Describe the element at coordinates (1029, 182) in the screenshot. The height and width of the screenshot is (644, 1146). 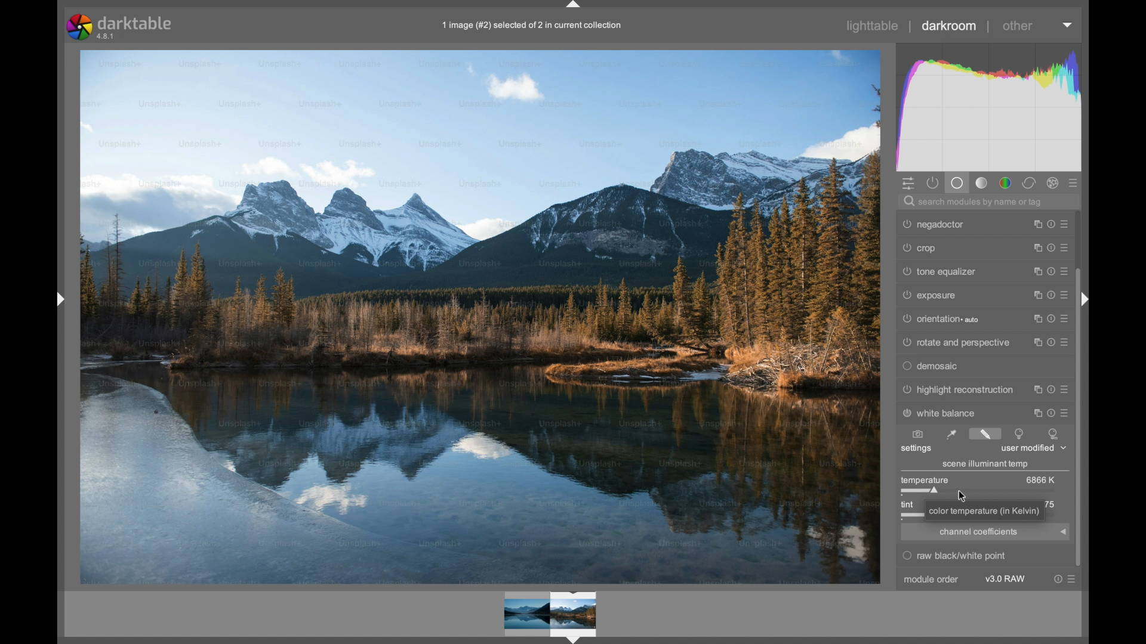
I see `corrector` at that location.